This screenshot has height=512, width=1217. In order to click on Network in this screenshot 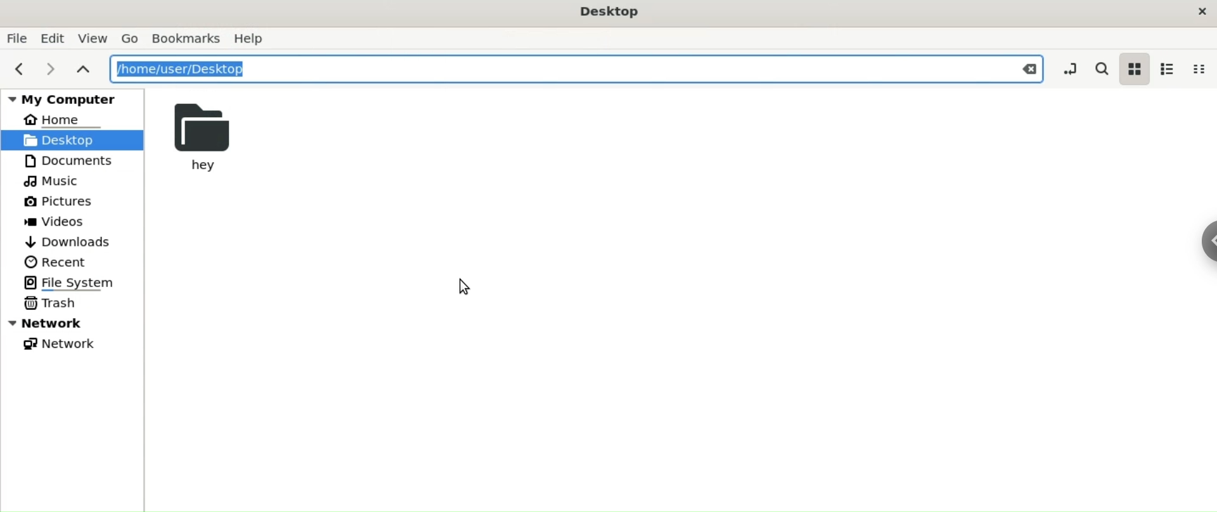, I will do `click(62, 347)`.